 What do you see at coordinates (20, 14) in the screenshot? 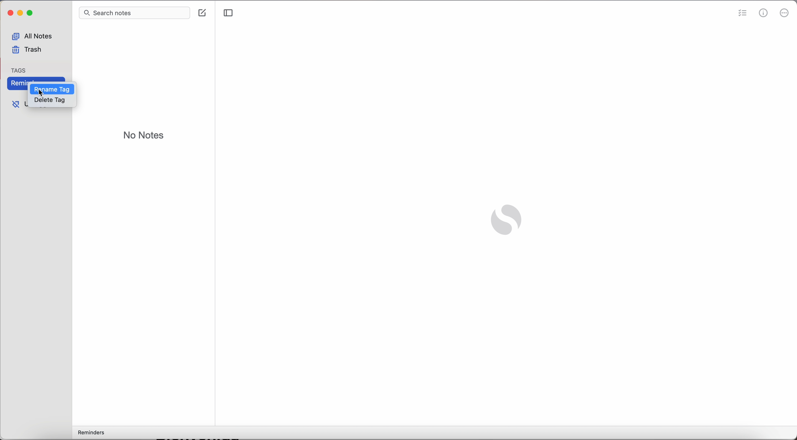
I see `minimize Simplenote` at bounding box center [20, 14].